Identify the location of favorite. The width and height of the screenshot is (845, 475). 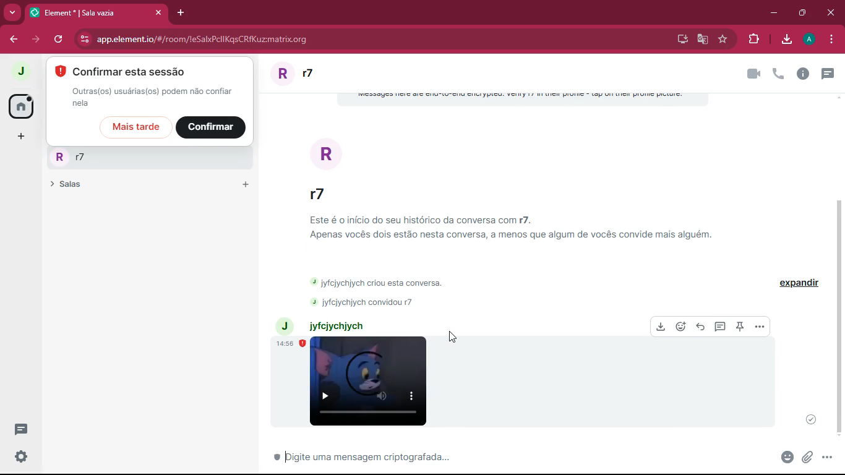
(723, 40).